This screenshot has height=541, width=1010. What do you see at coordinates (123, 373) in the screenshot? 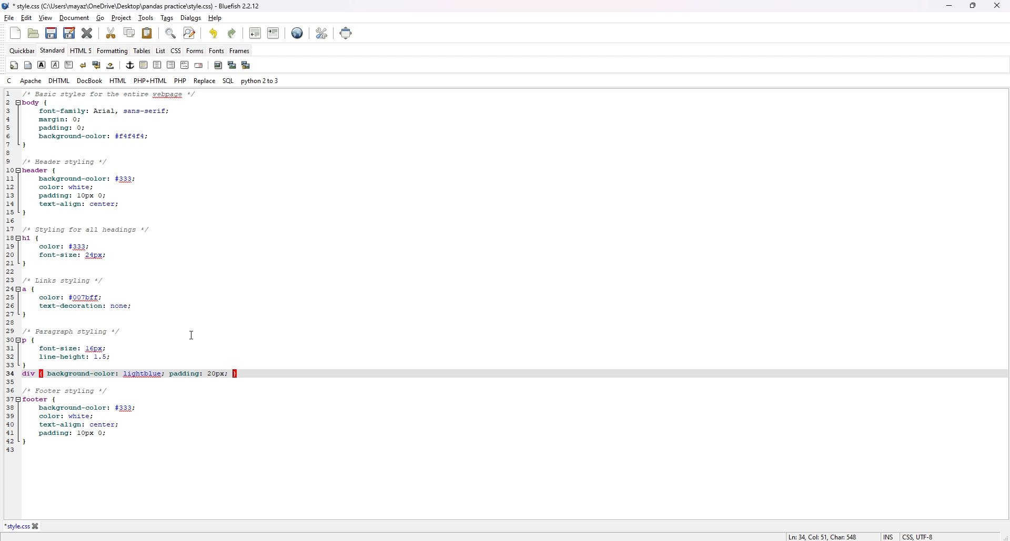
I see `34 div { background-color: lightblue; padding: 20px; }` at bounding box center [123, 373].